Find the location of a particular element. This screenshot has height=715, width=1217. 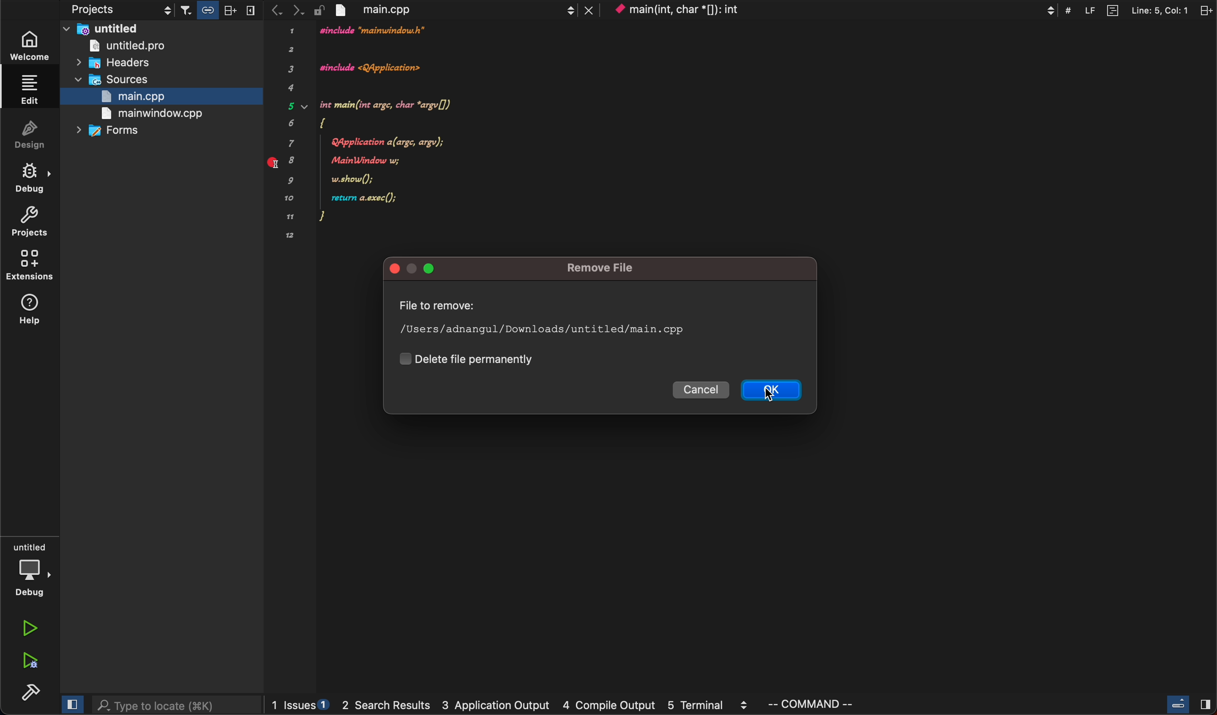

file tab is located at coordinates (457, 11).